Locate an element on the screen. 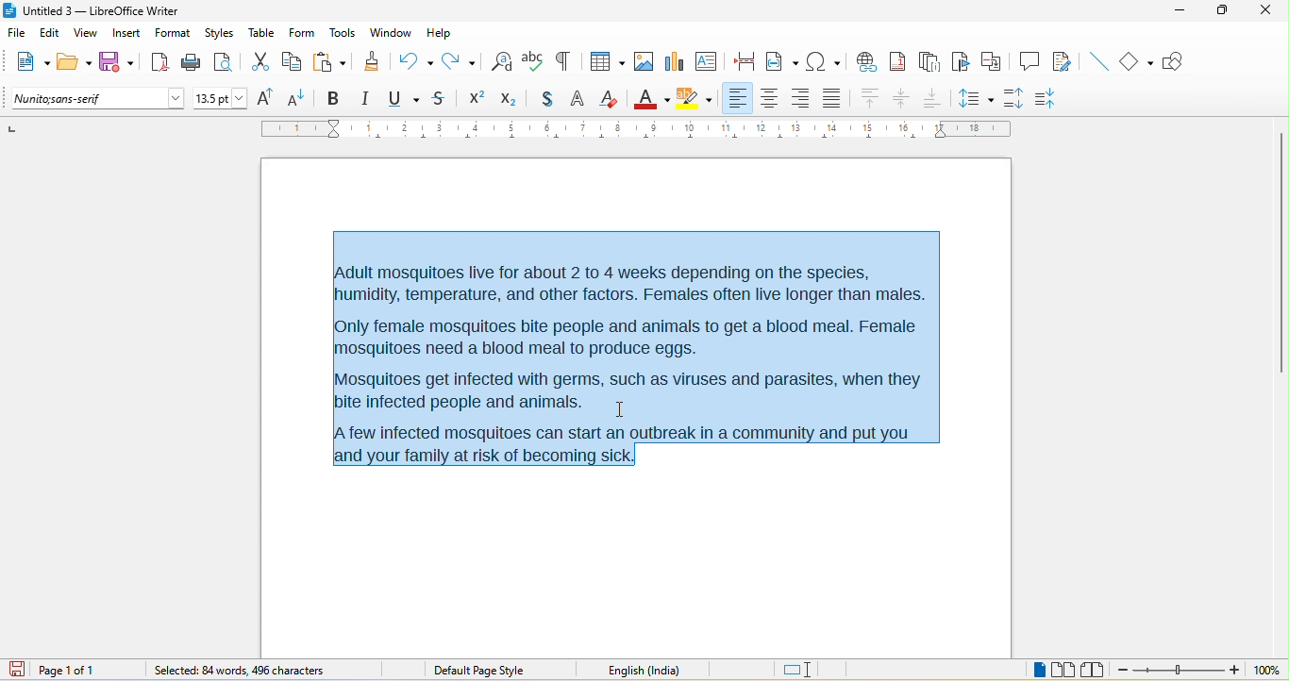 The image size is (1289, 681). vertical scroll bar is located at coordinates (1281, 255).